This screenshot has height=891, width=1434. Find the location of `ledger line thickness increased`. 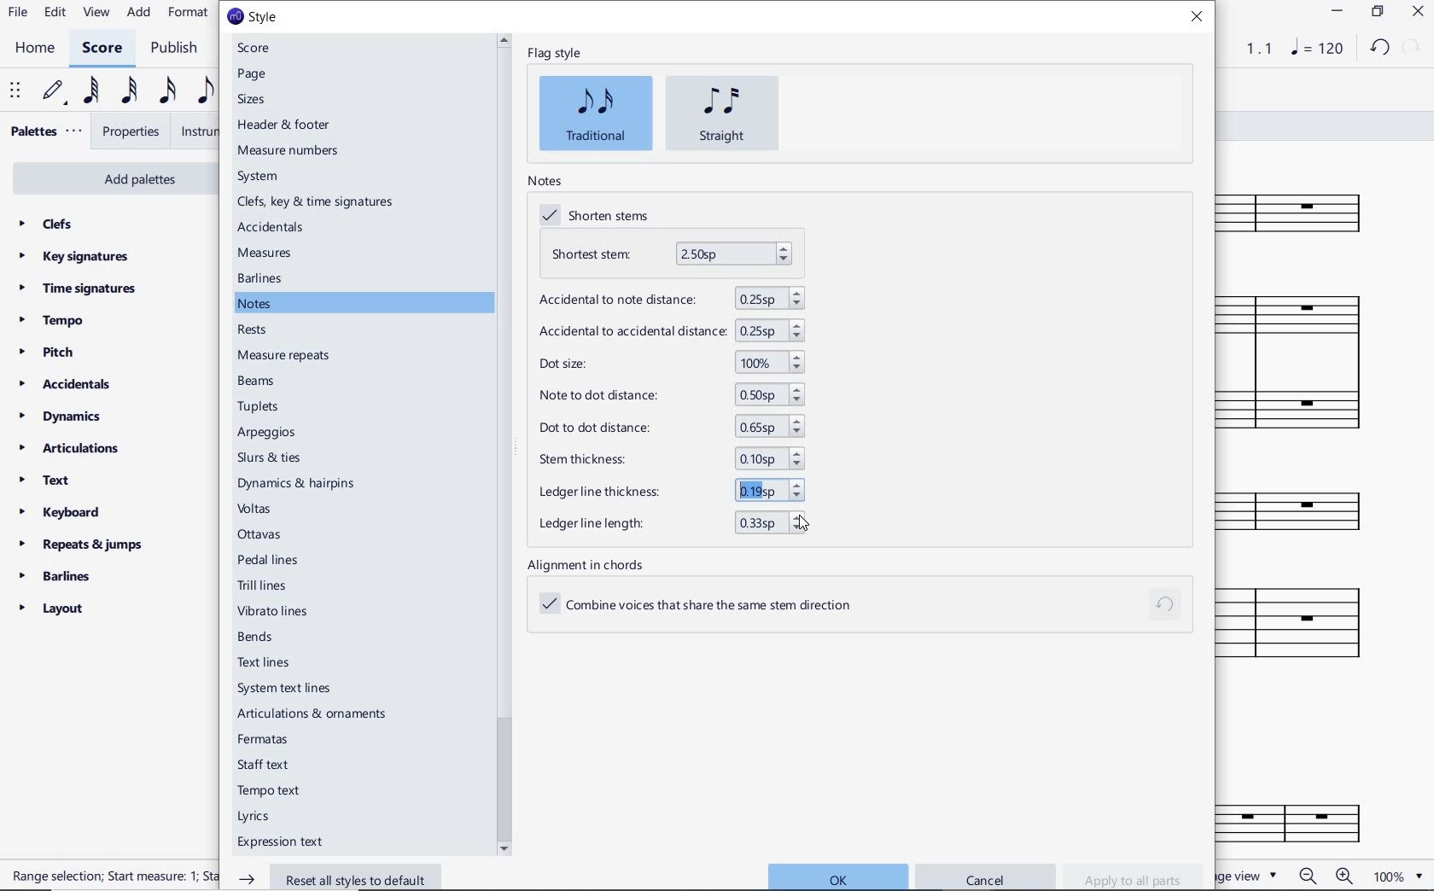

ledger line thickness increased is located at coordinates (665, 492).